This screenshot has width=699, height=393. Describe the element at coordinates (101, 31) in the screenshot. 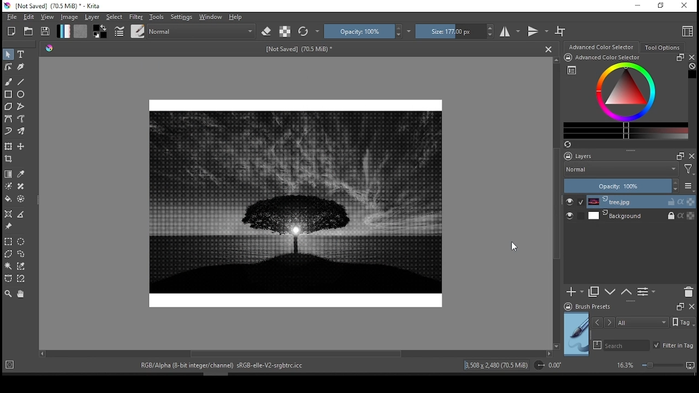

I see `colors` at that location.